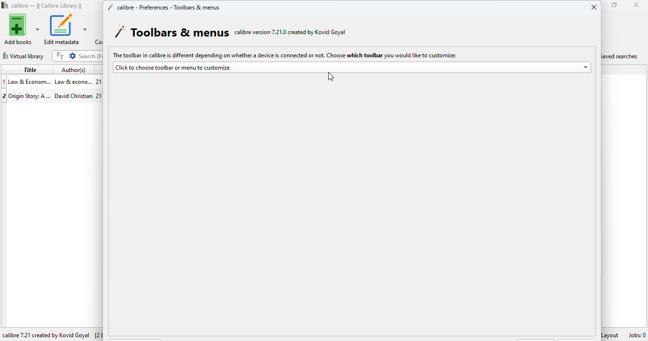  Describe the element at coordinates (47, 6) in the screenshot. I see `calibre library` at that location.